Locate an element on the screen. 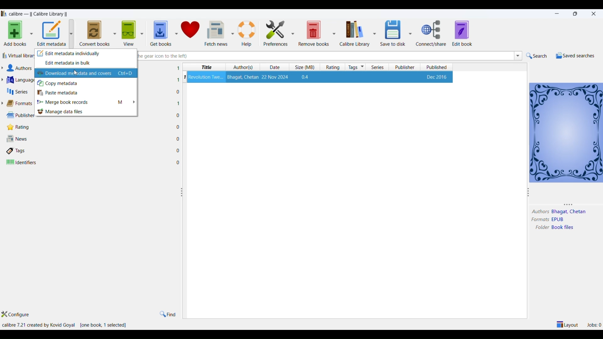  resize is located at coordinates (571, 204).